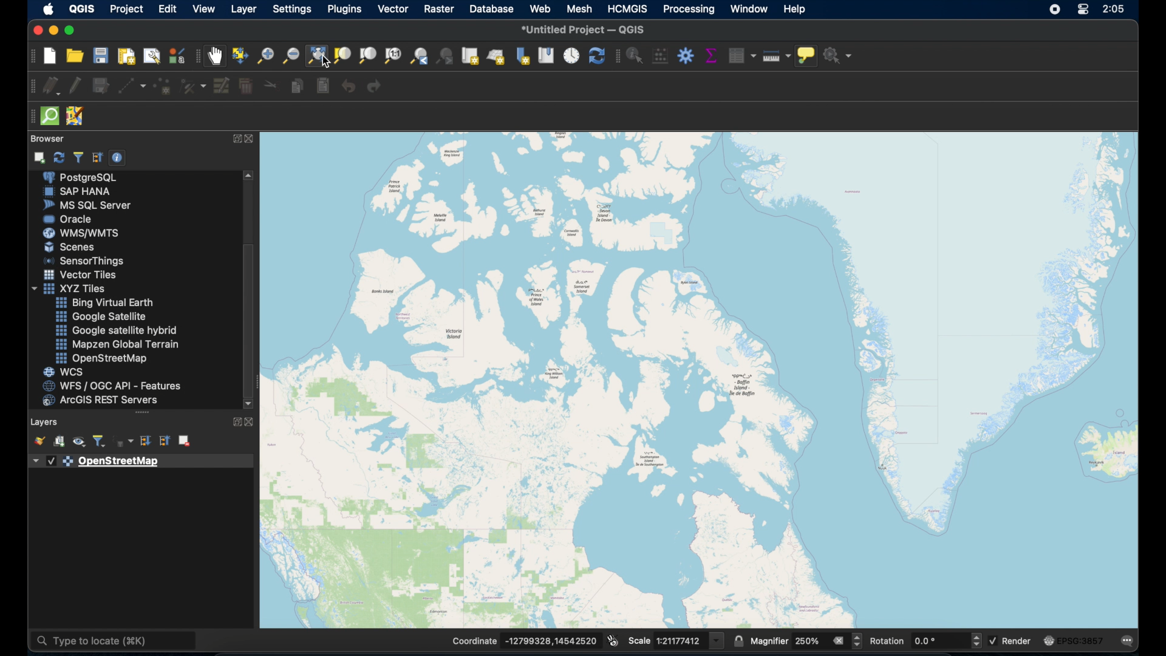  Describe the element at coordinates (217, 56) in the screenshot. I see `pan map` at that location.